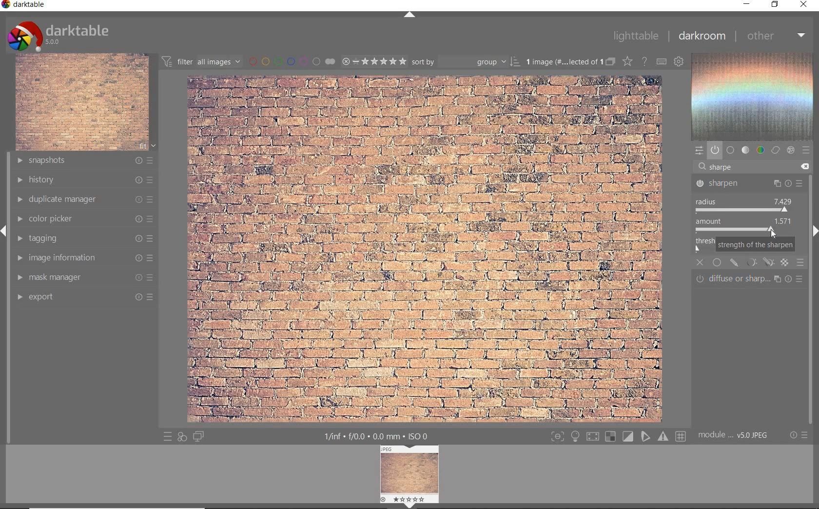  I want to click on base, so click(731, 150).